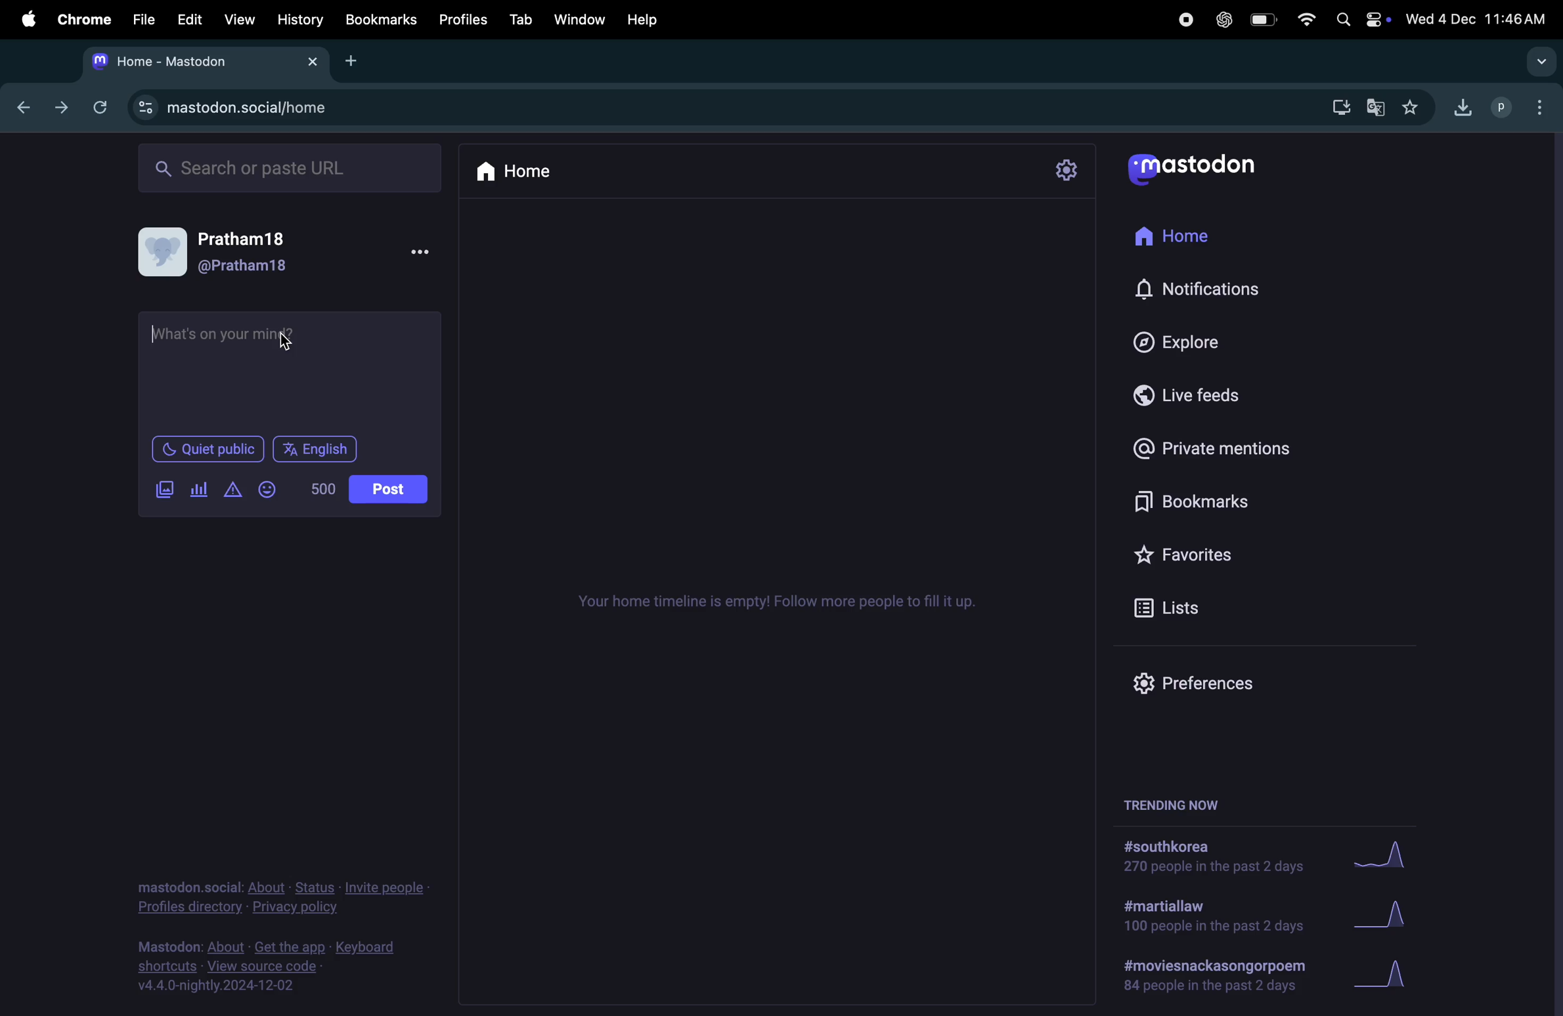 The height and width of the screenshot is (1016, 1563). Describe the element at coordinates (1420, 106) in the screenshot. I see `favourites` at that location.